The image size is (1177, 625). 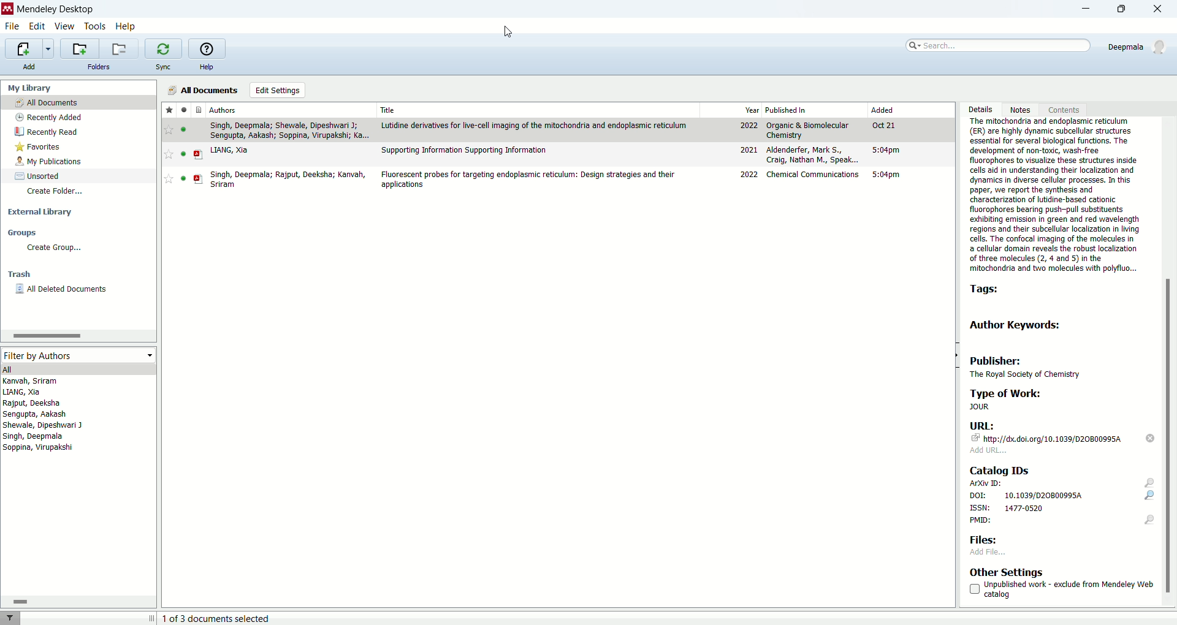 What do you see at coordinates (183, 154) in the screenshot?
I see `unread` at bounding box center [183, 154].